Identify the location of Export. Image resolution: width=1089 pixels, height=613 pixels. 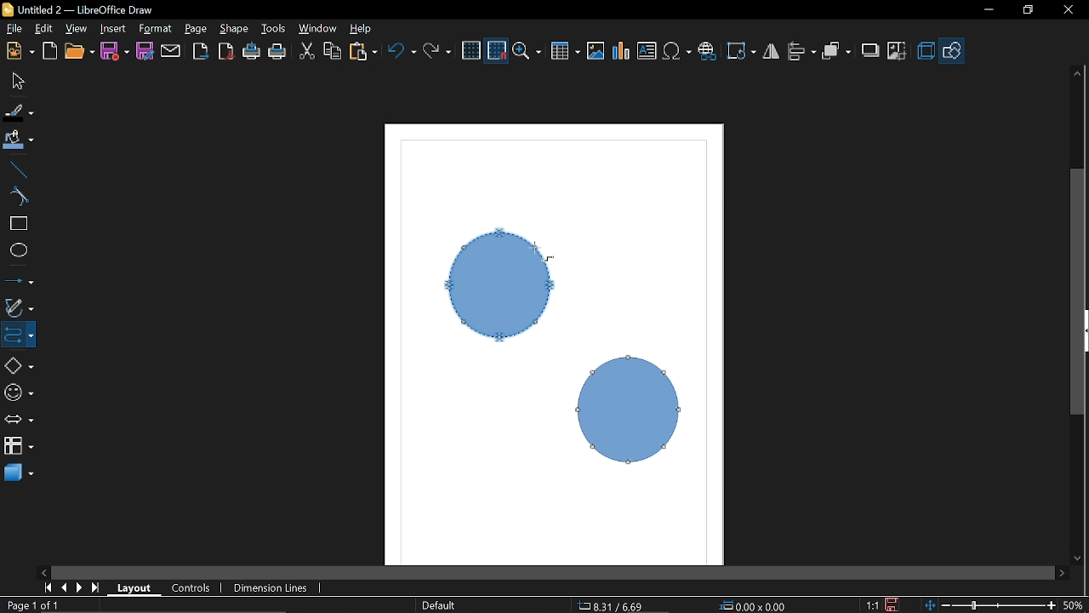
(202, 51).